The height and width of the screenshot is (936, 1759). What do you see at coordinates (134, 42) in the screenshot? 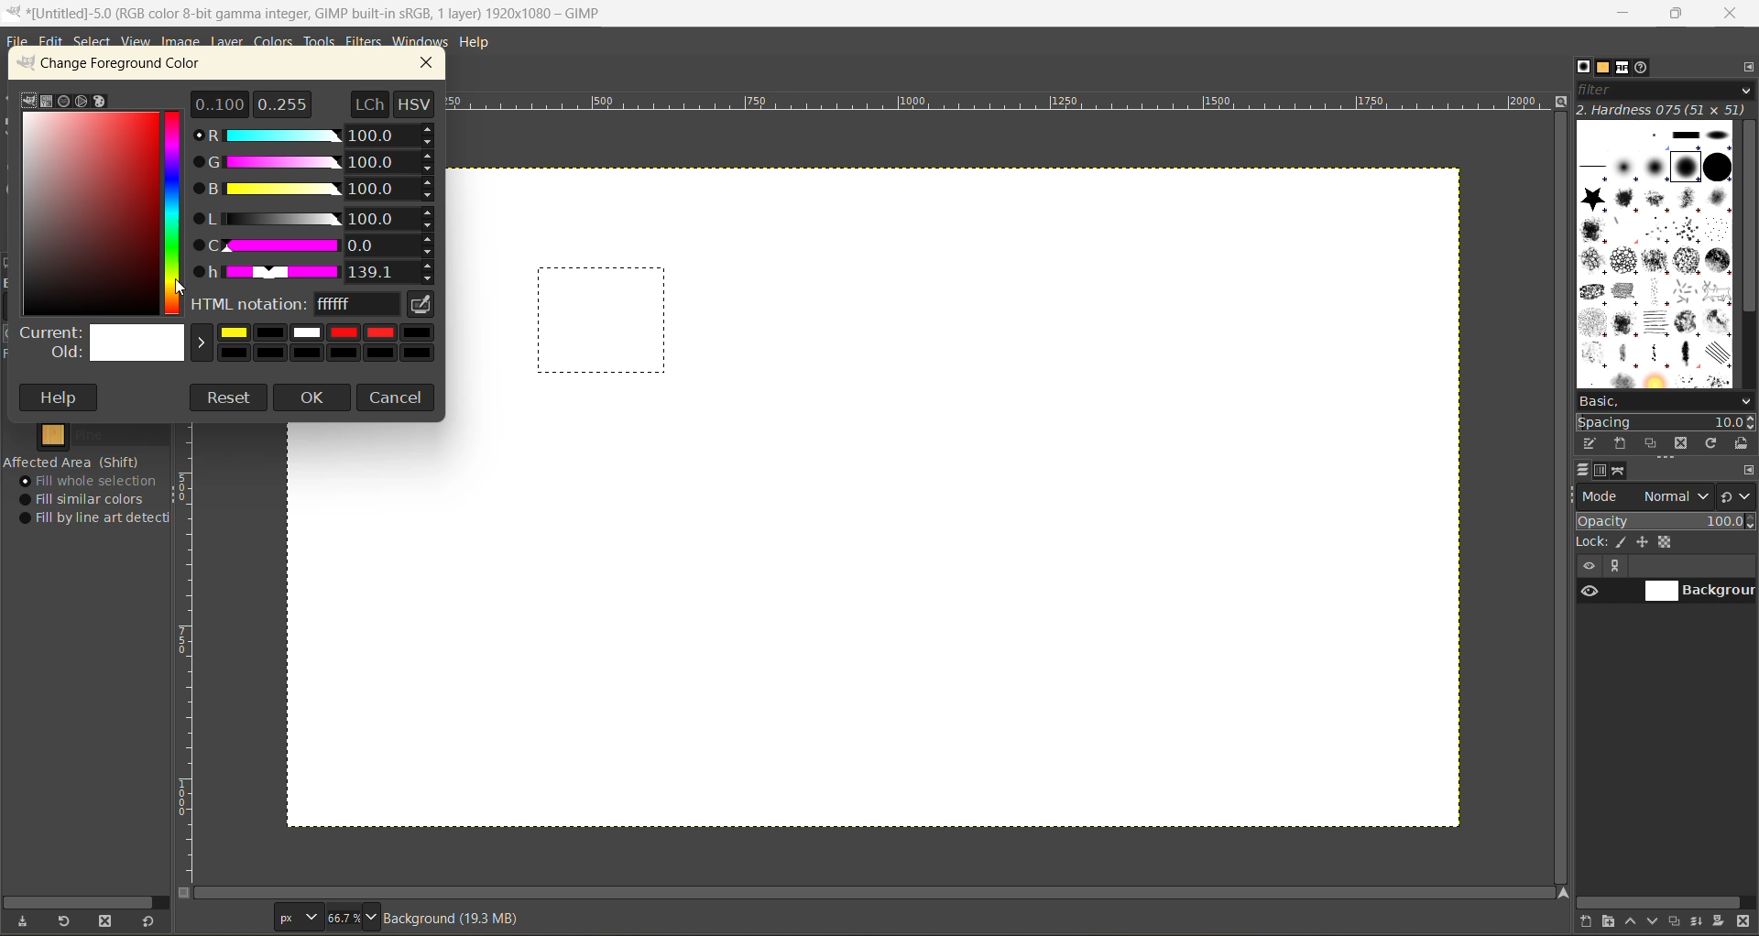
I see `view` at bounding box center [134, 42].